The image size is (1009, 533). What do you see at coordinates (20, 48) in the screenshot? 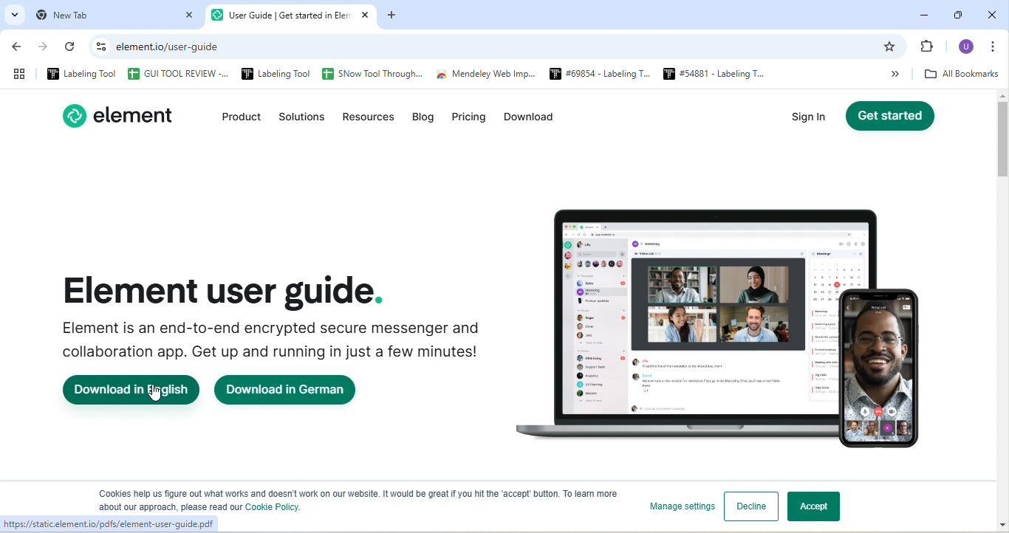
I see `back` at bounding box center [20, 48].